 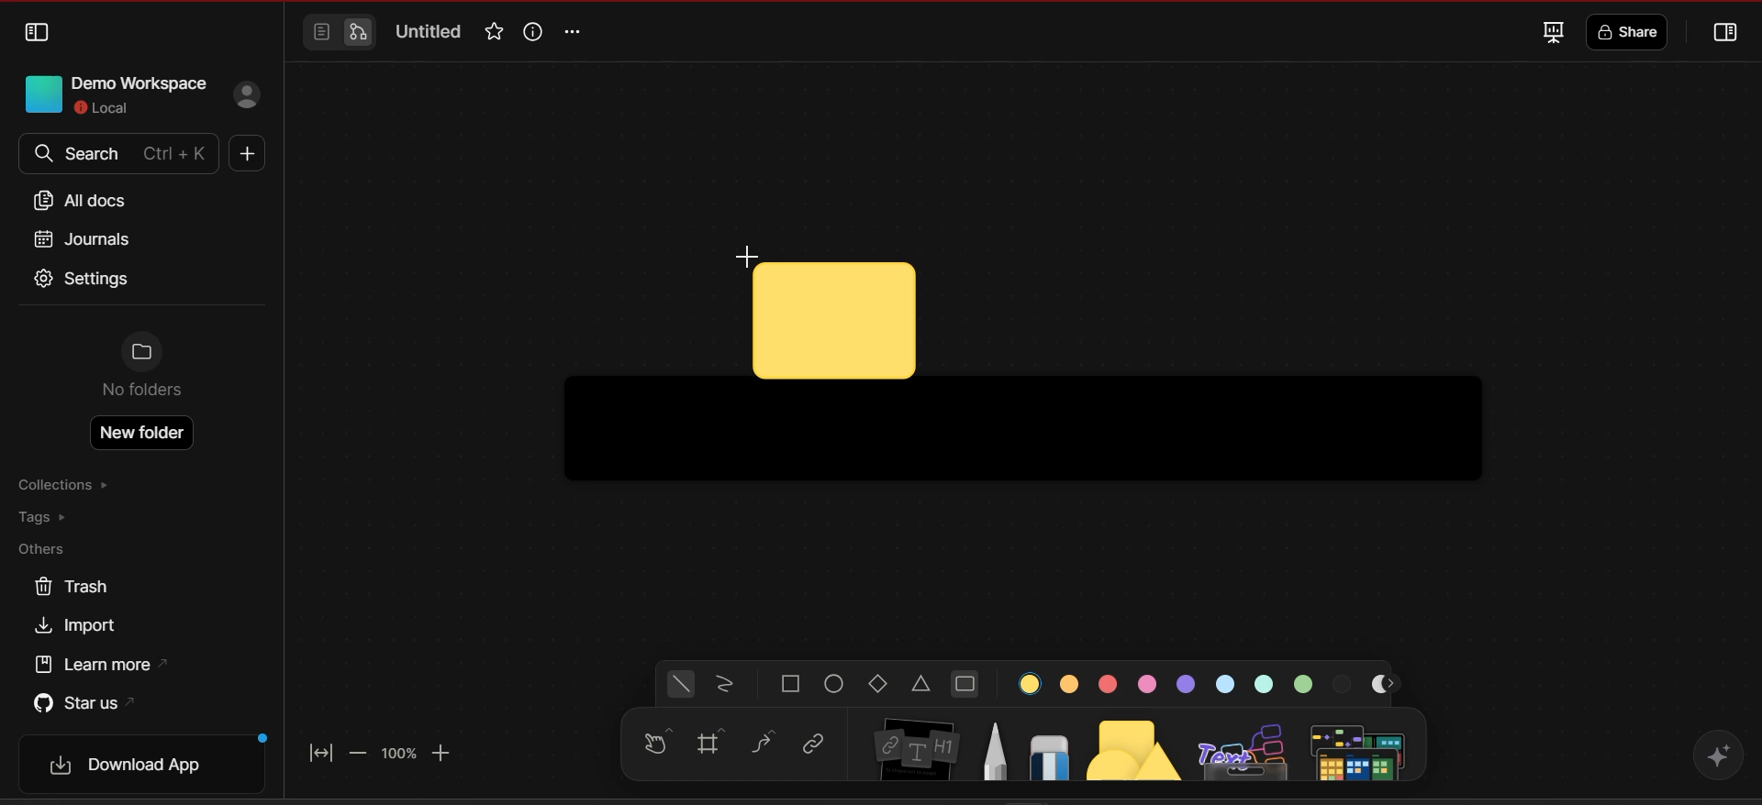 I want to click on color 3, so click(x=1107, y=685).